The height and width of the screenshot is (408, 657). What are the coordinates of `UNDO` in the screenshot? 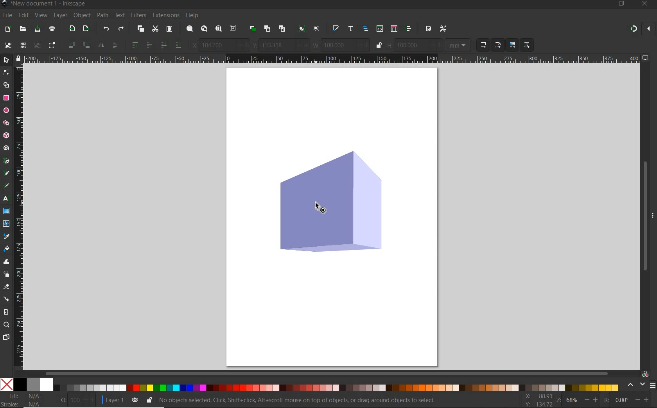 It's located at (106, 29).